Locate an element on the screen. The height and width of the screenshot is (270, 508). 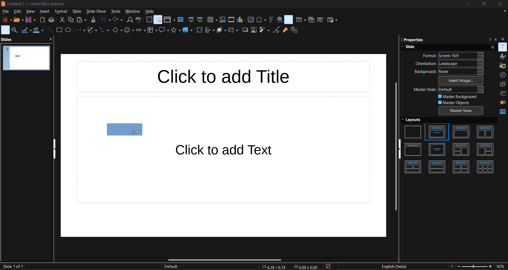
close is located at coordinates (498, 4).